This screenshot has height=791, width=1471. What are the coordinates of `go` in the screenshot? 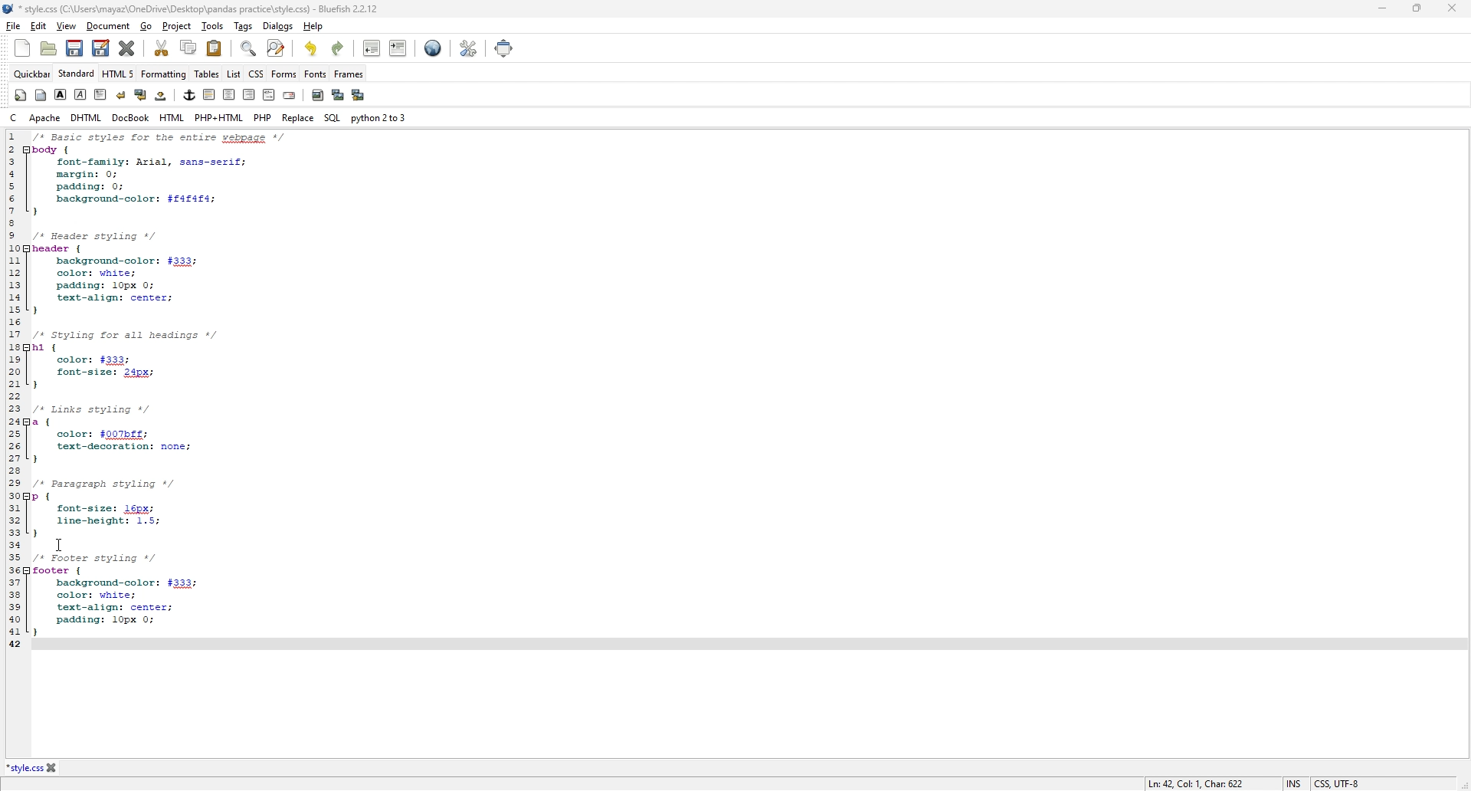 It's located at (146, 26).